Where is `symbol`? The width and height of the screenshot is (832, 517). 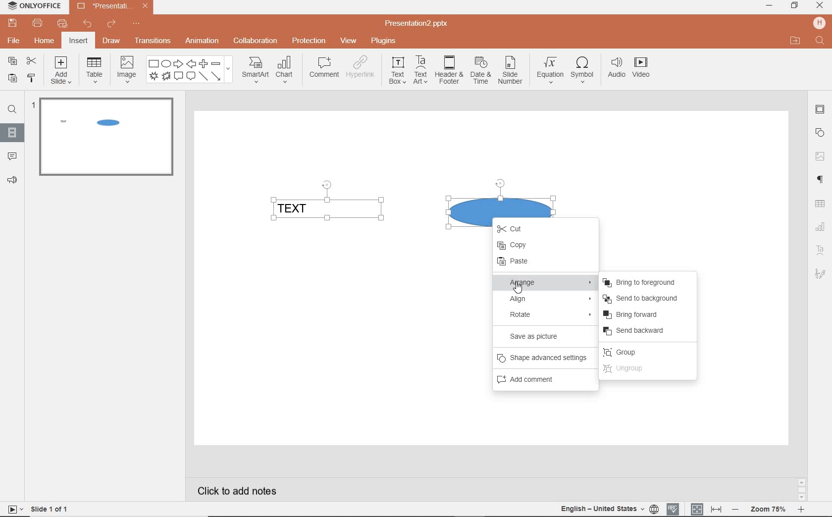 symbol is located at coordinates (581, 72).